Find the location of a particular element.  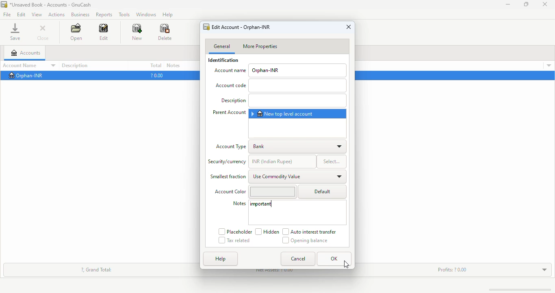

close is located at coordinates (545, 4).